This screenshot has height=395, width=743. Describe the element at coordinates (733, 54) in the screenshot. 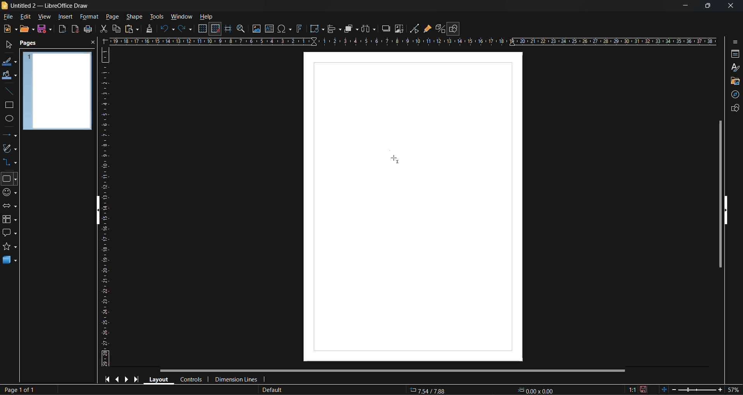

I see `properties` at that location.